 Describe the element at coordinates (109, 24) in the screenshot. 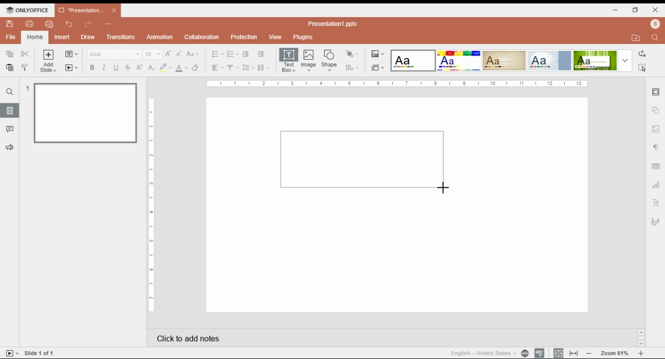

I see `customize quick access` at that location.